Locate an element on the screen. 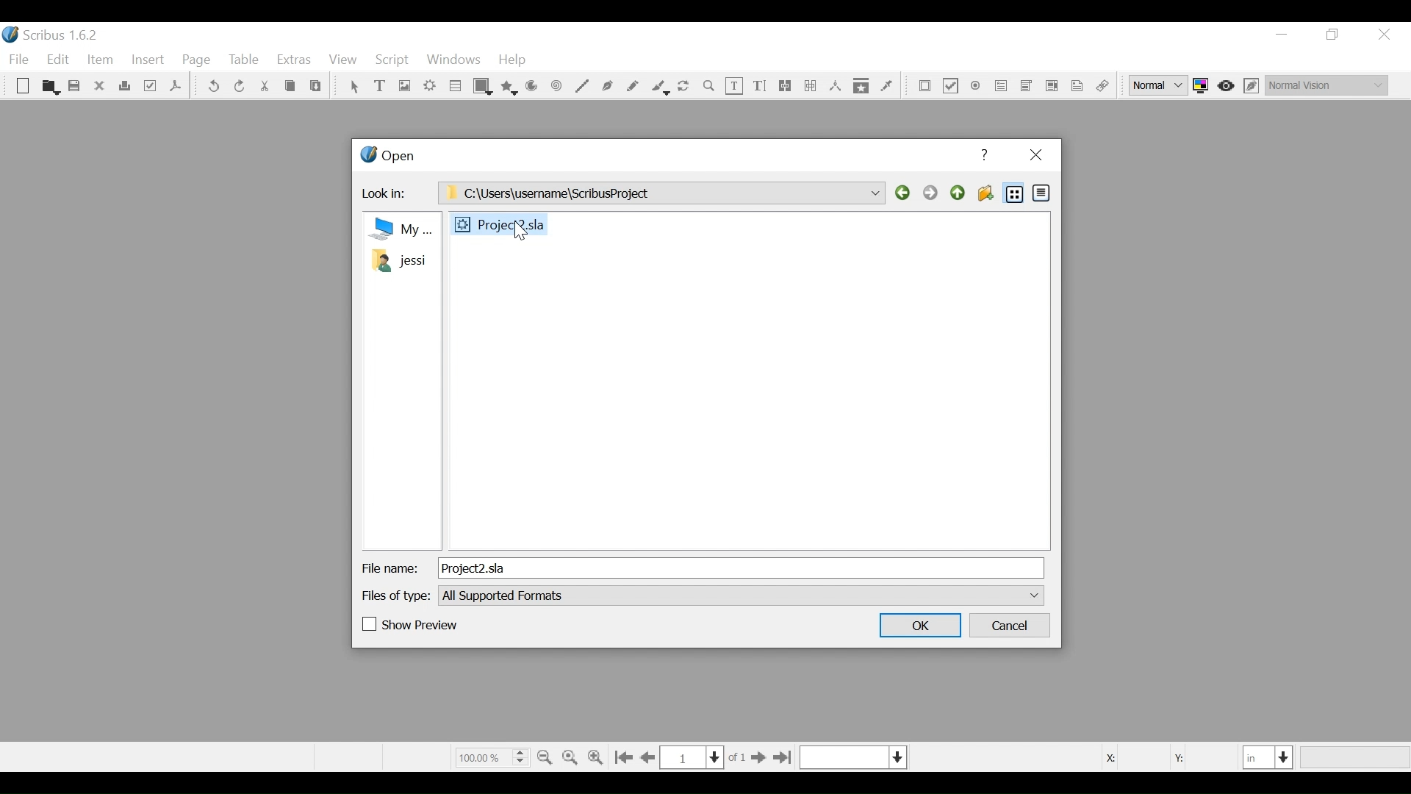 The width and height of the screenshot is (1411, 794). Bezier curve is located at coordinates (608, 87).